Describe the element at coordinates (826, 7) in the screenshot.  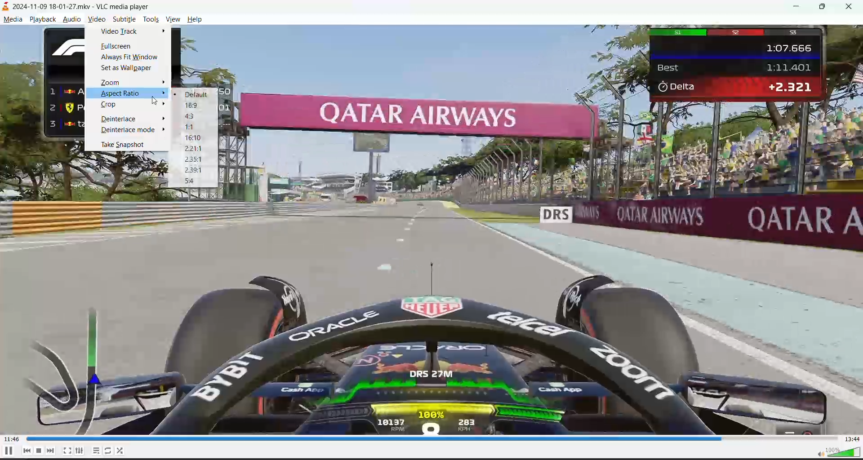
I see `maximize` at that location.